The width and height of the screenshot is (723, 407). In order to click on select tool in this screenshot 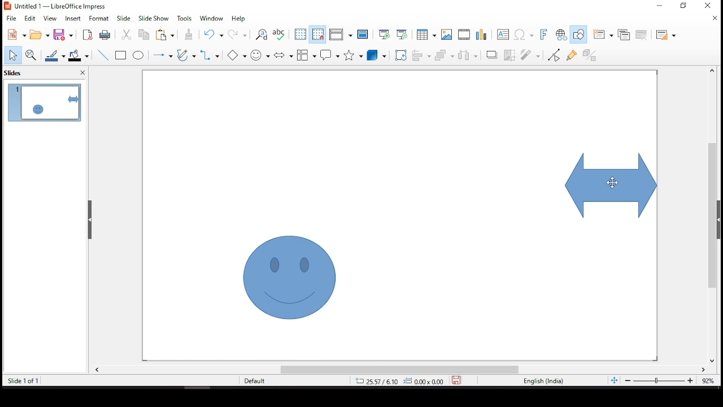, I will do `click(12, 56)`.